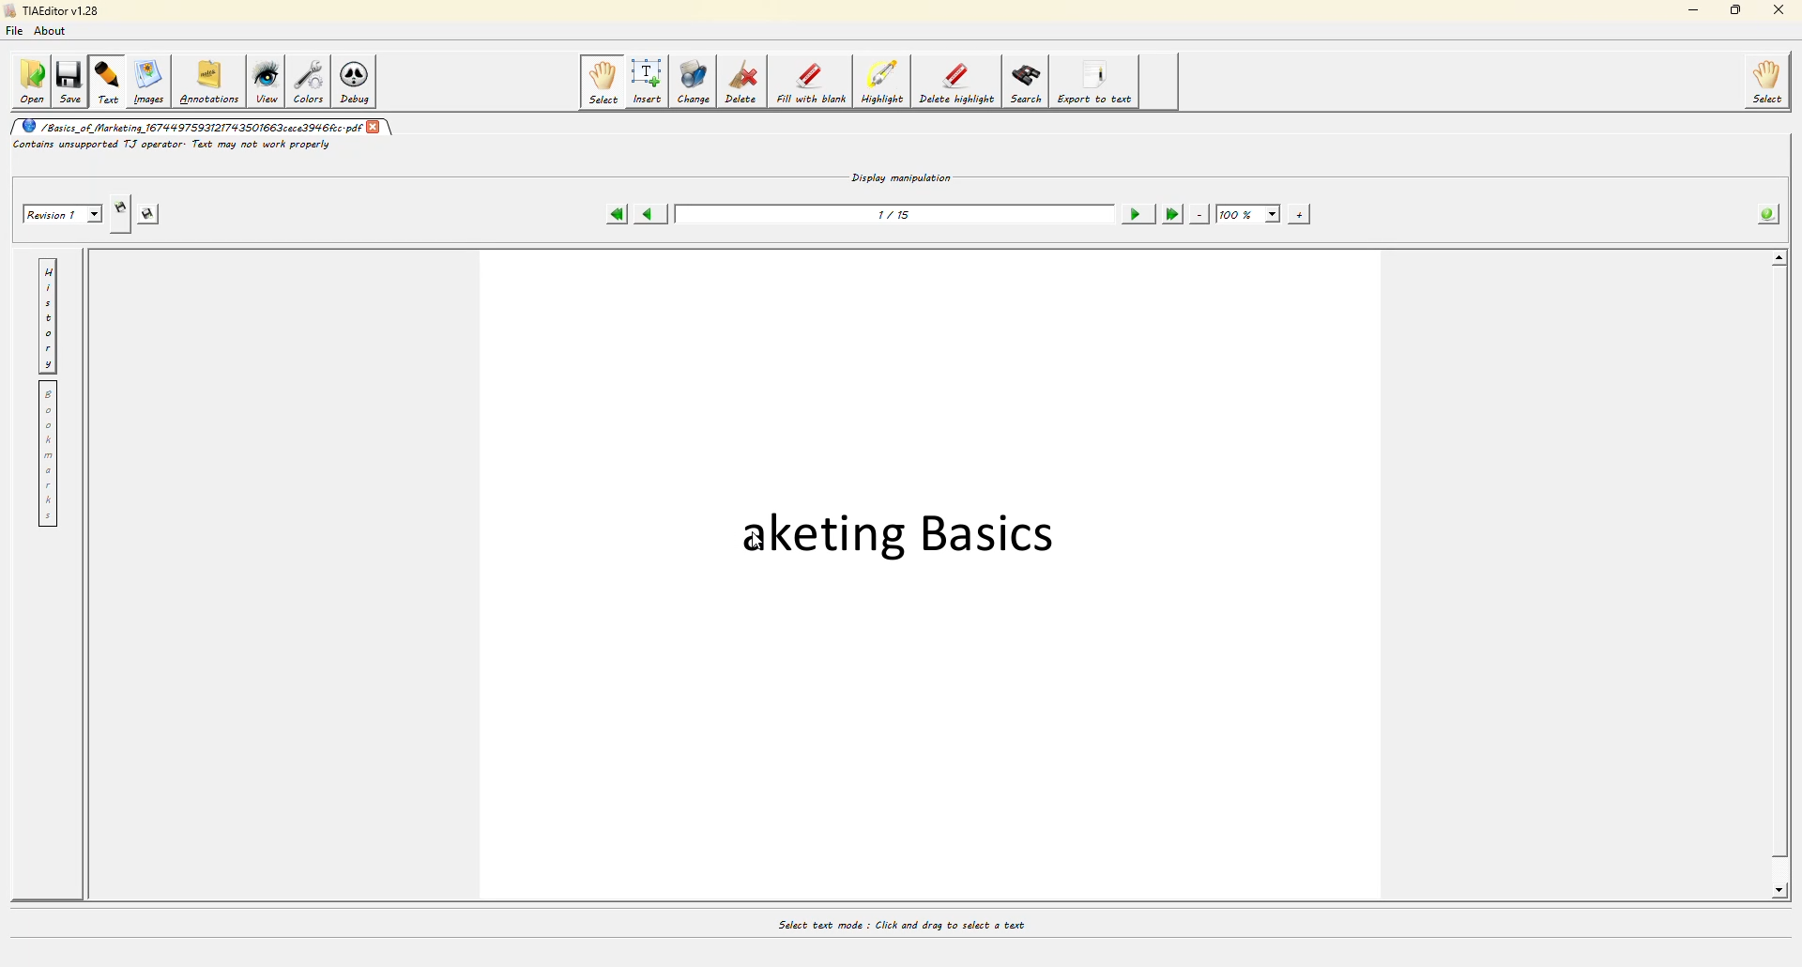 The height and width of the screenshot is (967, 1802). Describe the element at coordinates (1780, 257) in the screenshot. I see `move up` at that location.